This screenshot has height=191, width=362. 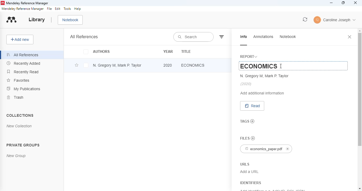 What do you see at coordinates (78, 9) in the screenshot?
I see `help` at bounding box center [78, 9].